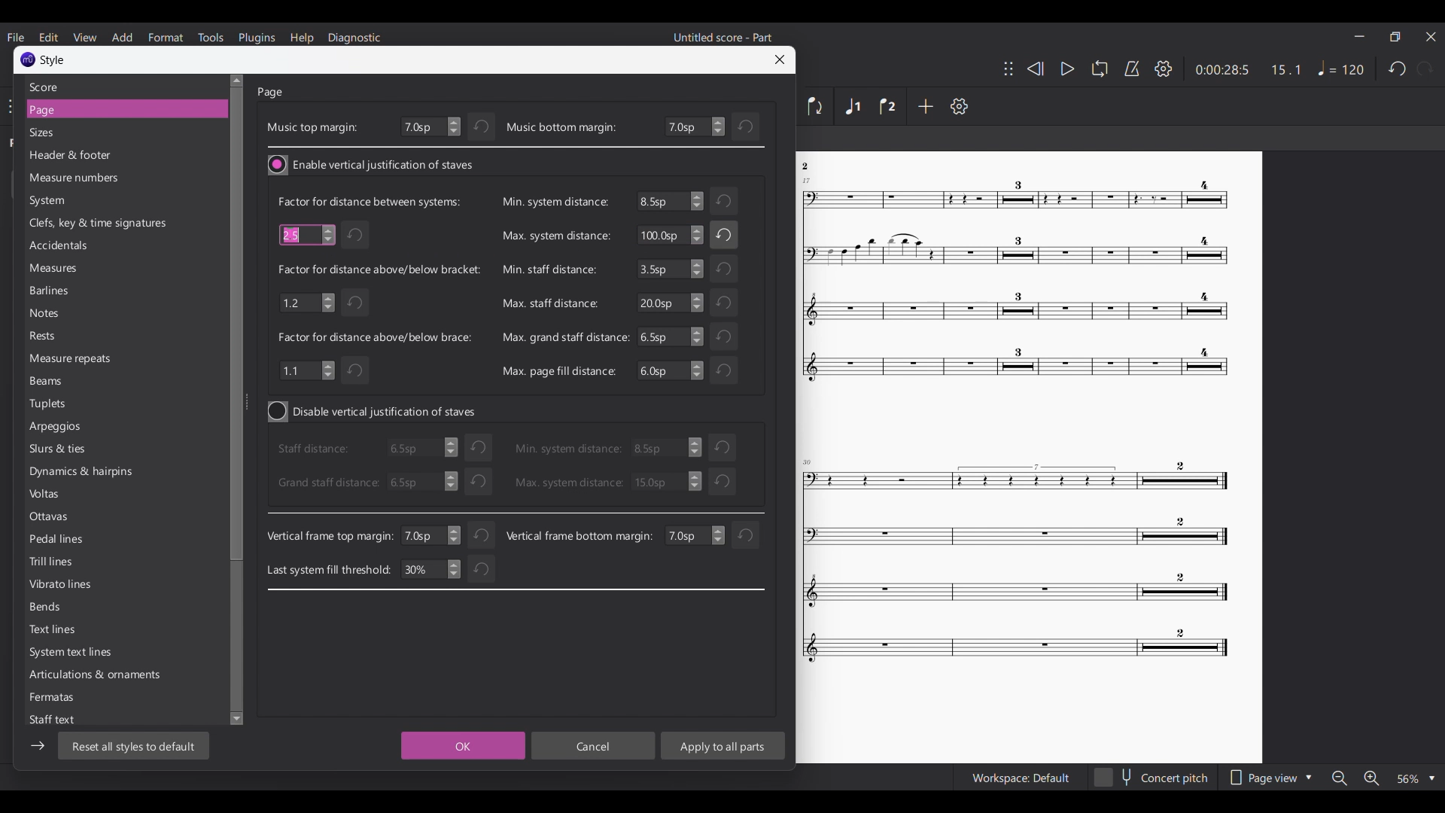 The height and width of the screenshot is (813, 1445). I want to click on 3.5 sp, so click(669, 449).